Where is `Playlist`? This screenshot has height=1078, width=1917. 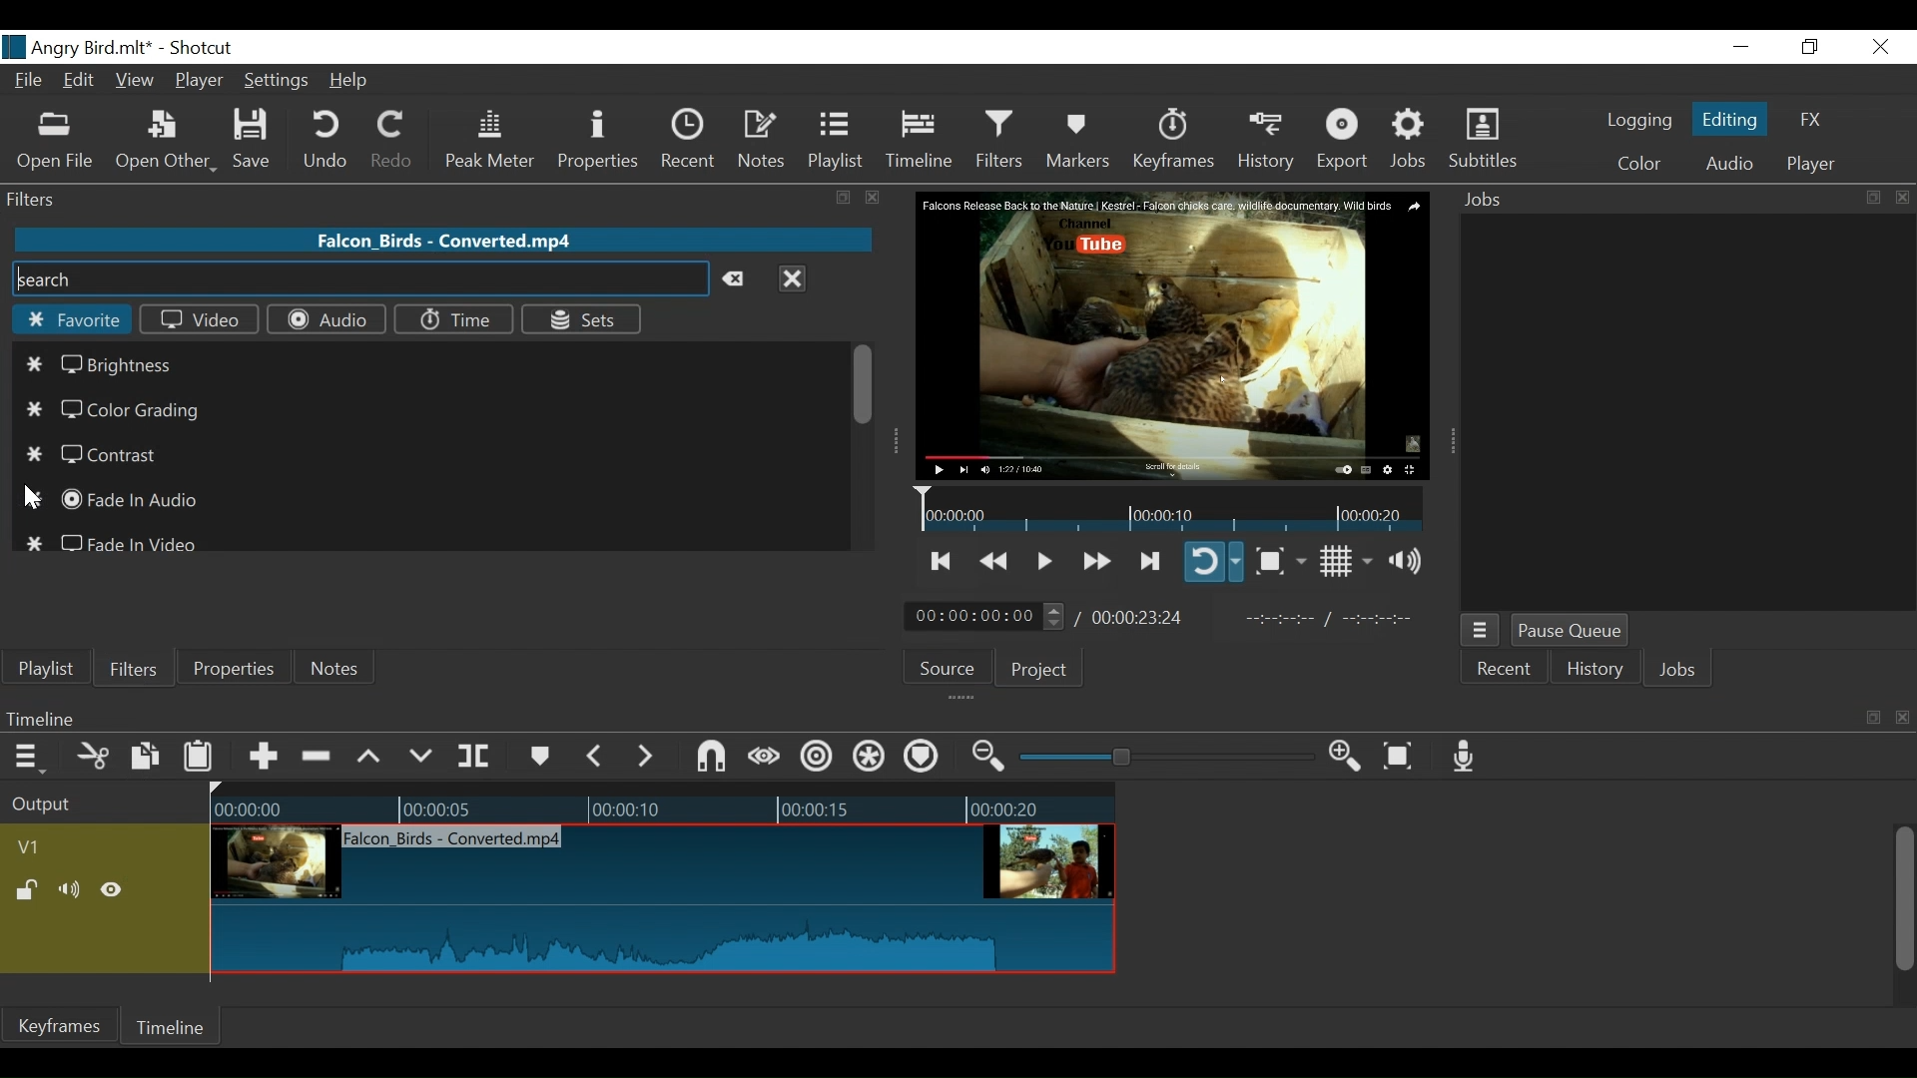
Playlist is located at coordinates (836, 140).